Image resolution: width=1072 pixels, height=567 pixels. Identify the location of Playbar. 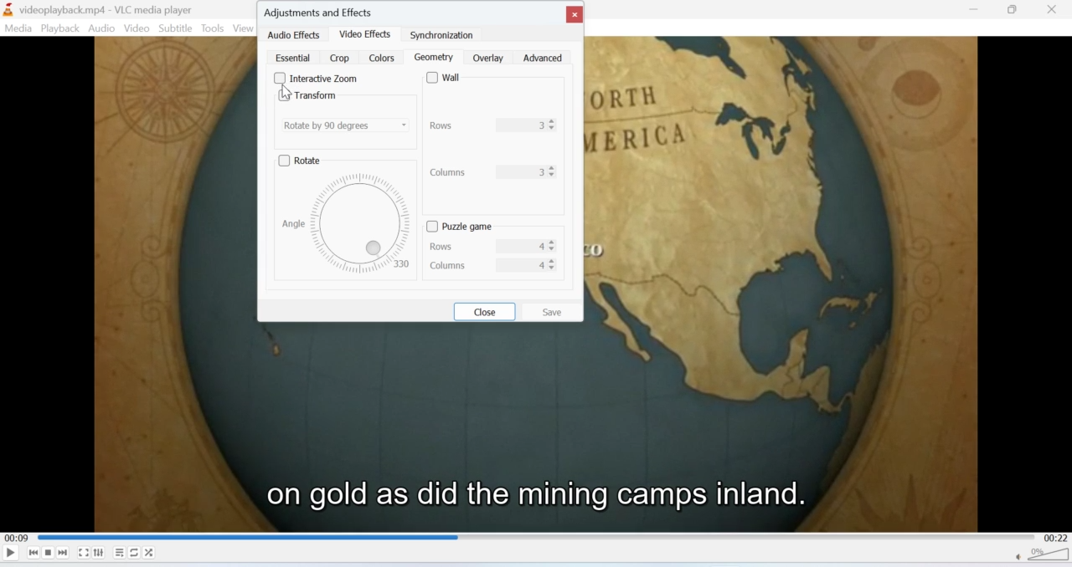
(538, 537).